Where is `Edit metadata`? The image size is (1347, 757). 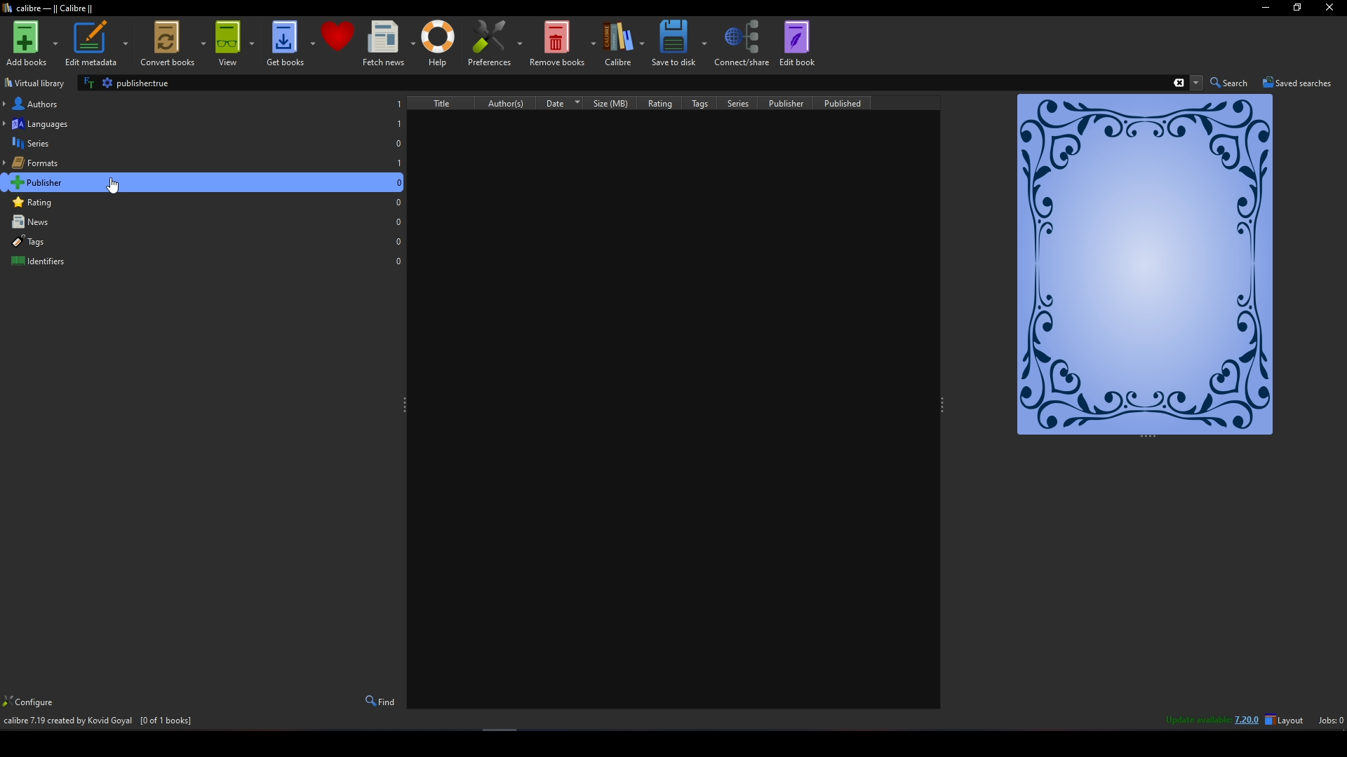 Edit metadata is located at coordinates (98, 43).